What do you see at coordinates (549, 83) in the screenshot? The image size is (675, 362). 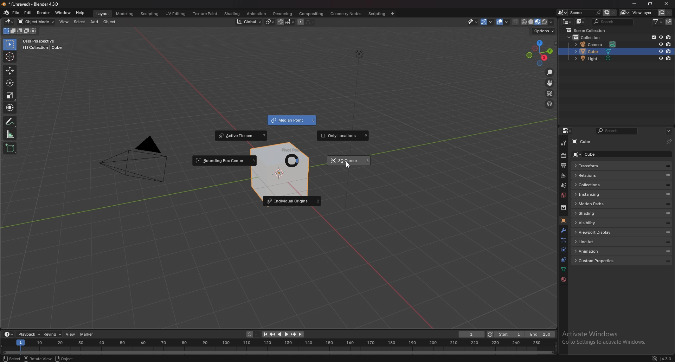 I see `move` at bounding box center [549, 83].